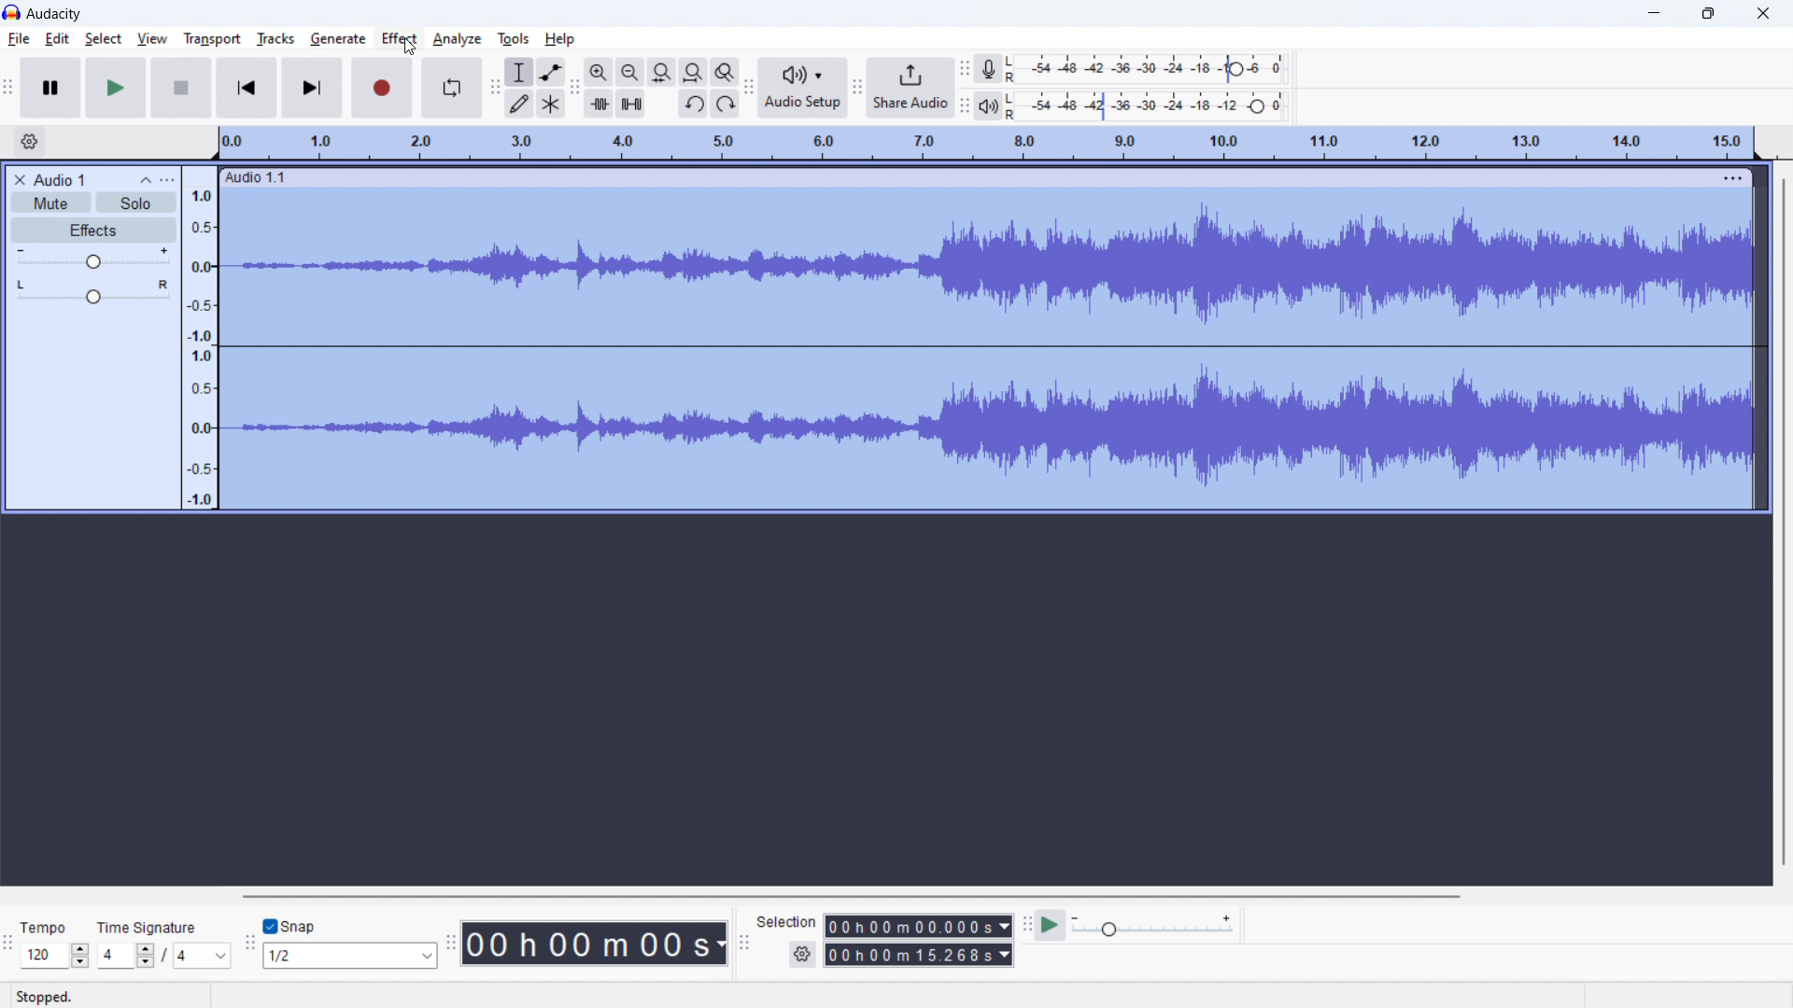  What do you see at coordinates (749, 89) in the screenshot?
I see `Audio setup toolbar` at bounding box center [749, 89].